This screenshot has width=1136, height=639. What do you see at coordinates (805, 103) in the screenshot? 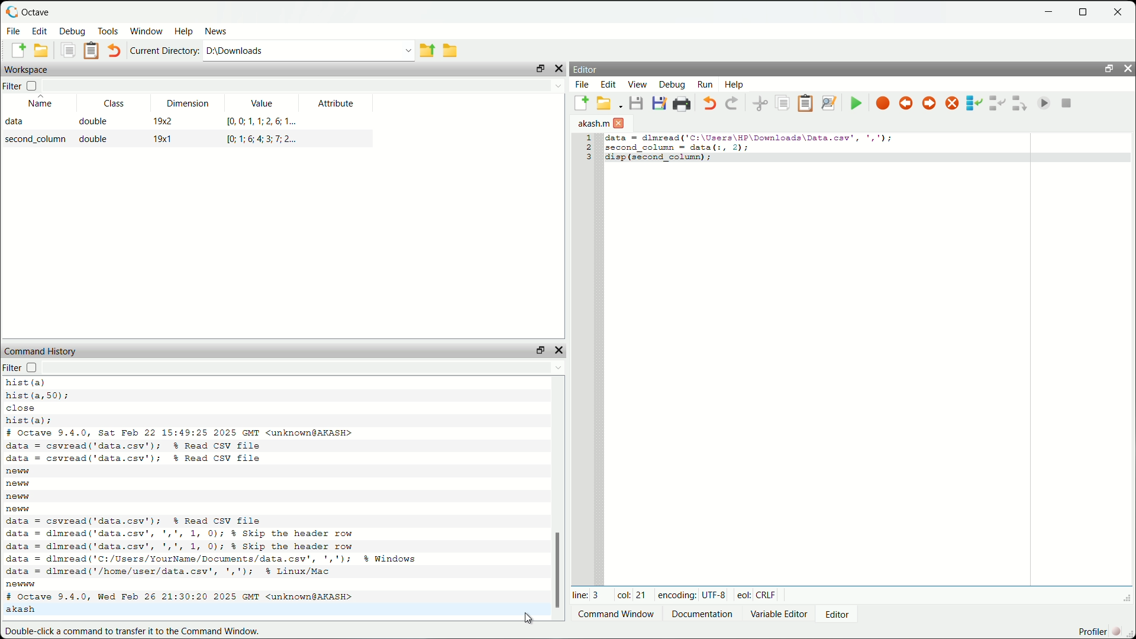
I see `paste` at bounding box center [805, 103].